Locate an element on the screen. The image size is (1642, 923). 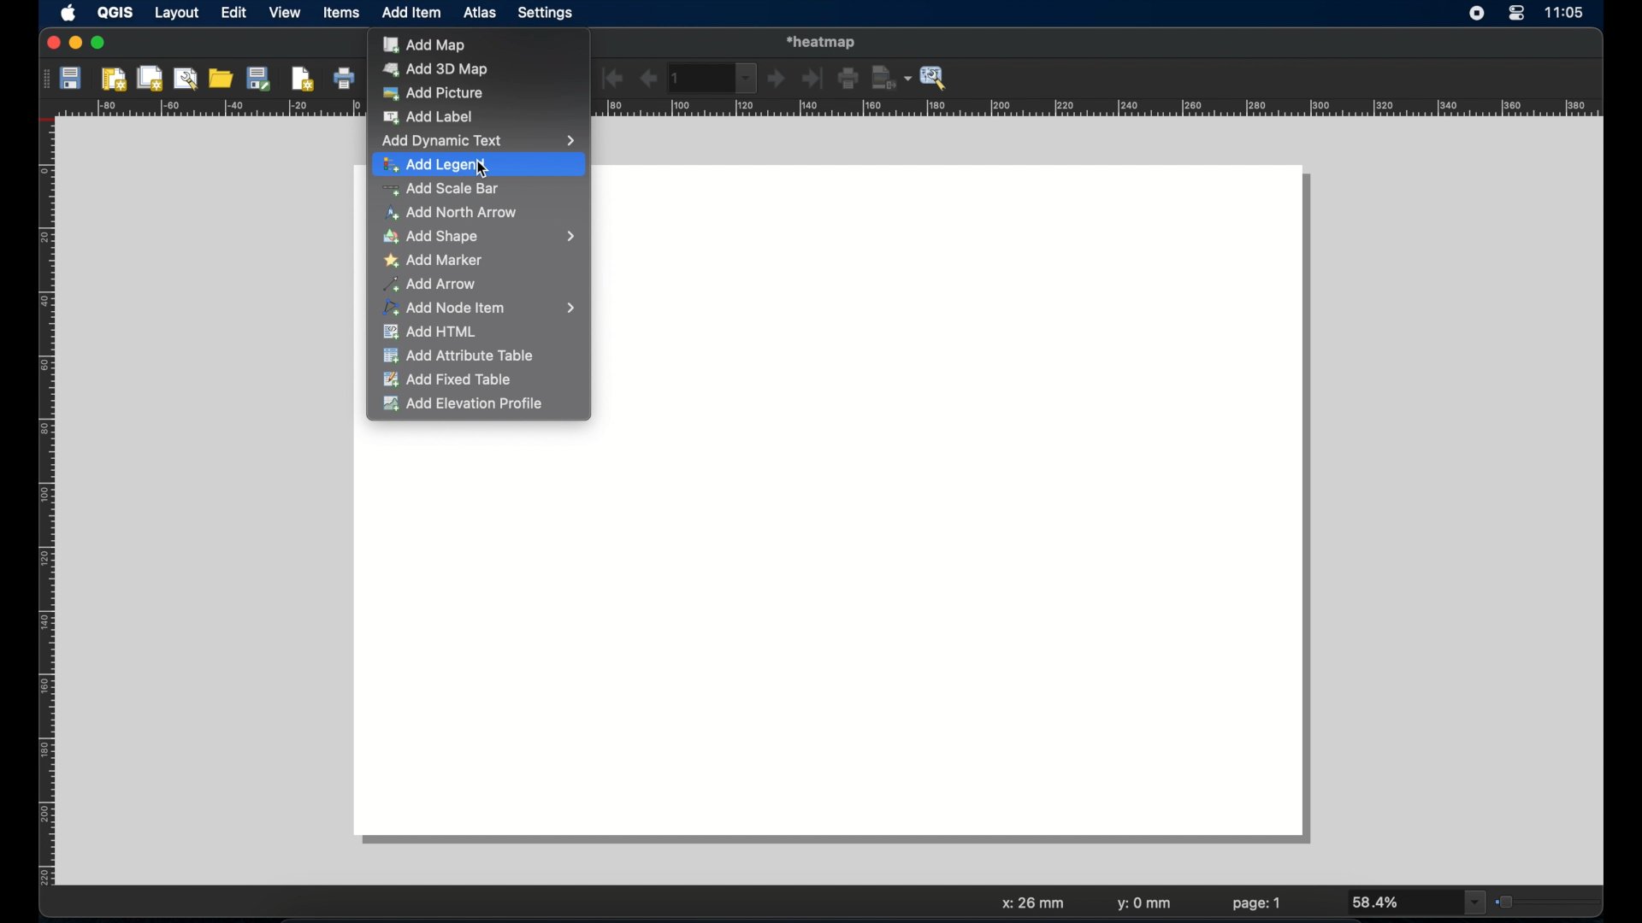
add label is located at coordinates (437, 118).